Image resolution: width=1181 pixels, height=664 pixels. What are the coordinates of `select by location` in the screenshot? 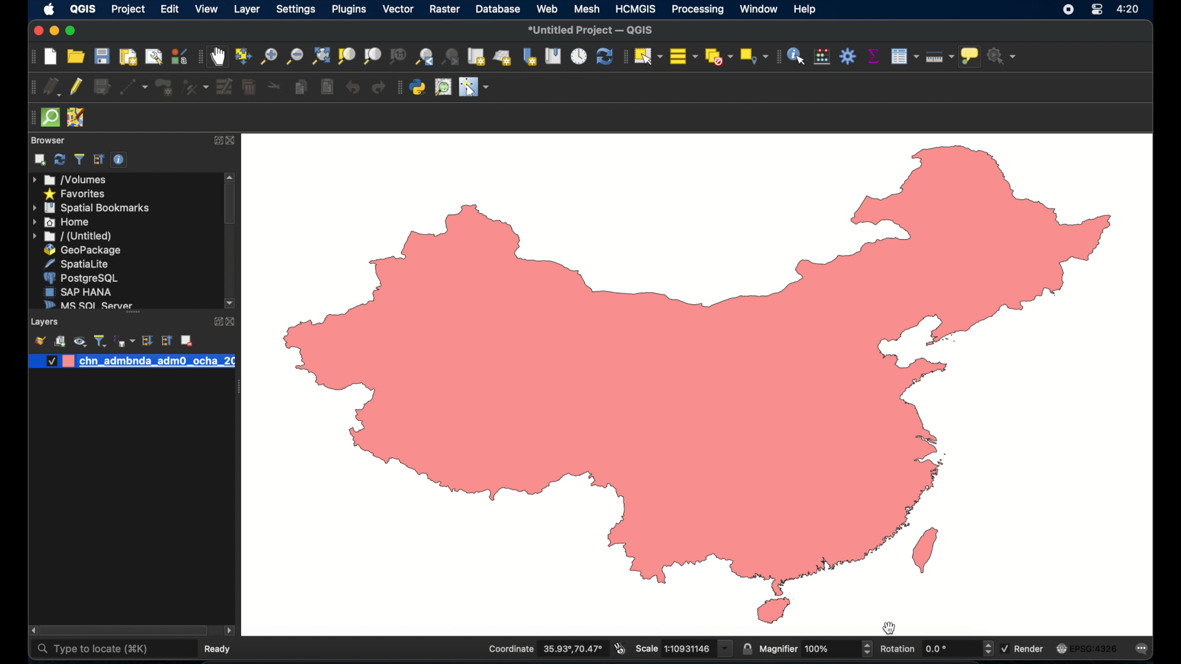 It's located at (752, 56).